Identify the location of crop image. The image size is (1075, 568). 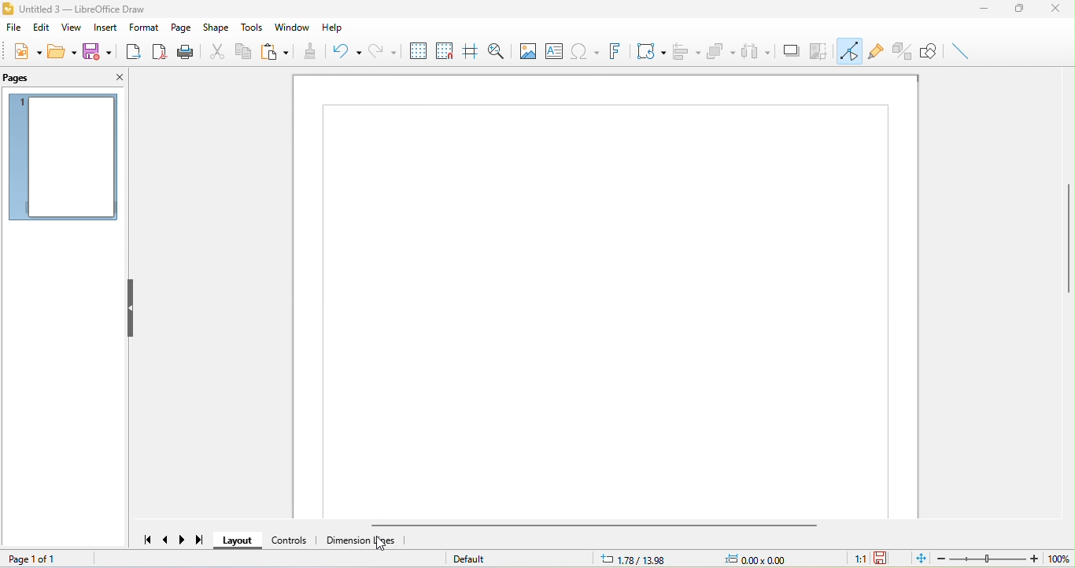
(820, 50).